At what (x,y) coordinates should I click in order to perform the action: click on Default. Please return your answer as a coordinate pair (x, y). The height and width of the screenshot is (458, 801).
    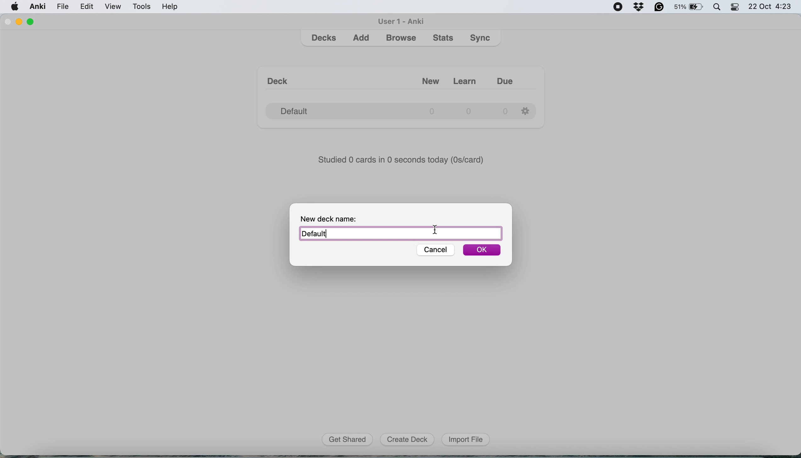
    Looking at the image, I should click on (386, 109).